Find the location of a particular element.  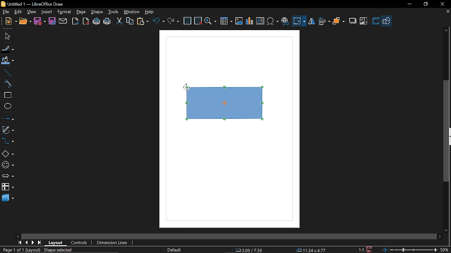

attach is located at coordinates (63, 21).